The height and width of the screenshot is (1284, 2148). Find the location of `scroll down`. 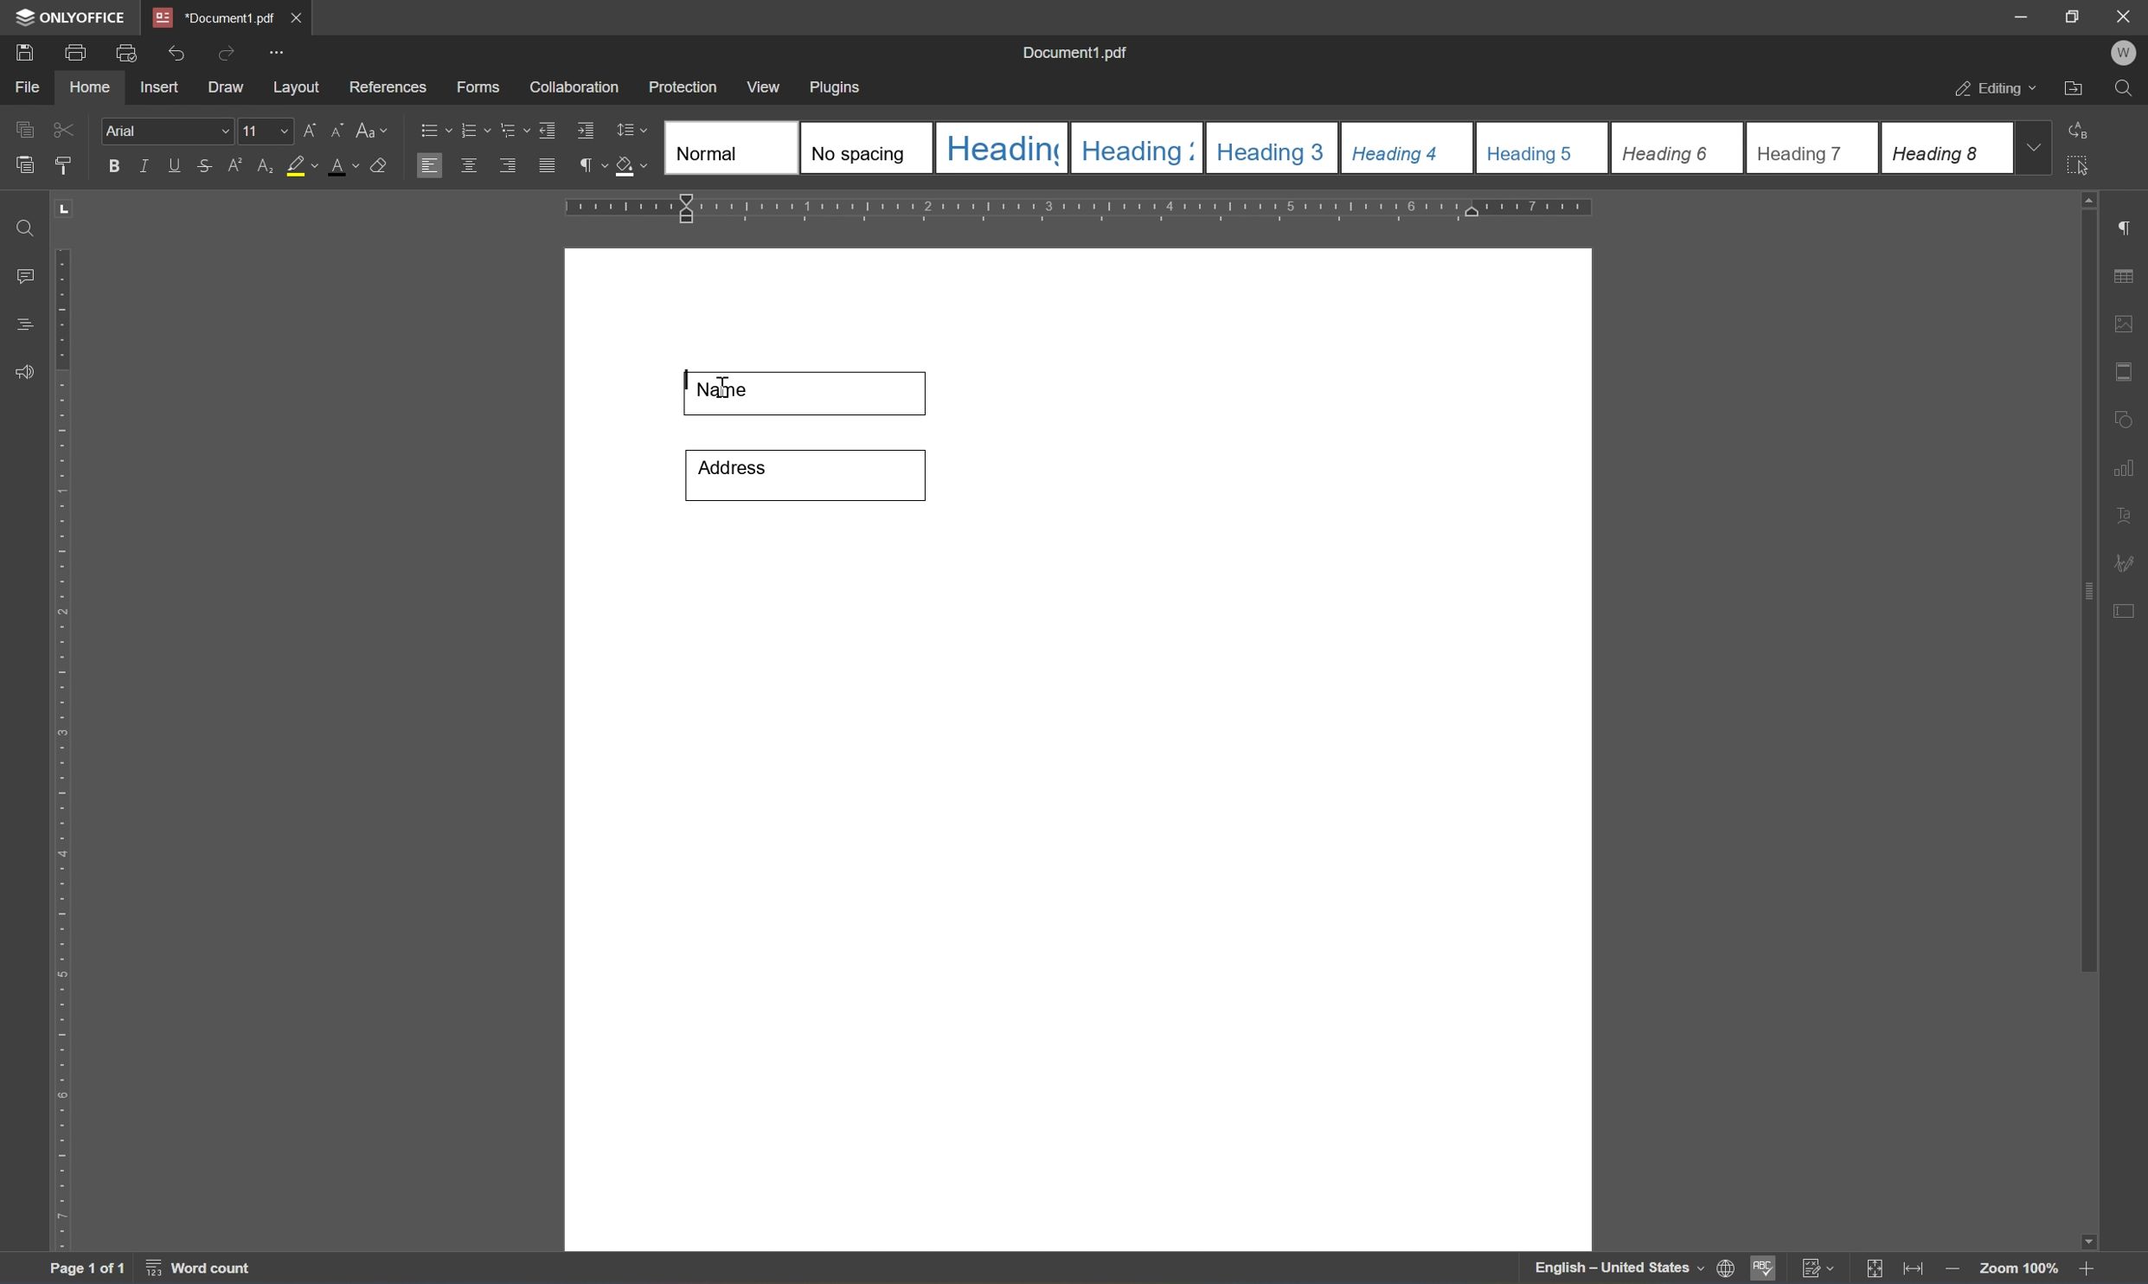

scroll down is located at coordinates (2081, 1236).